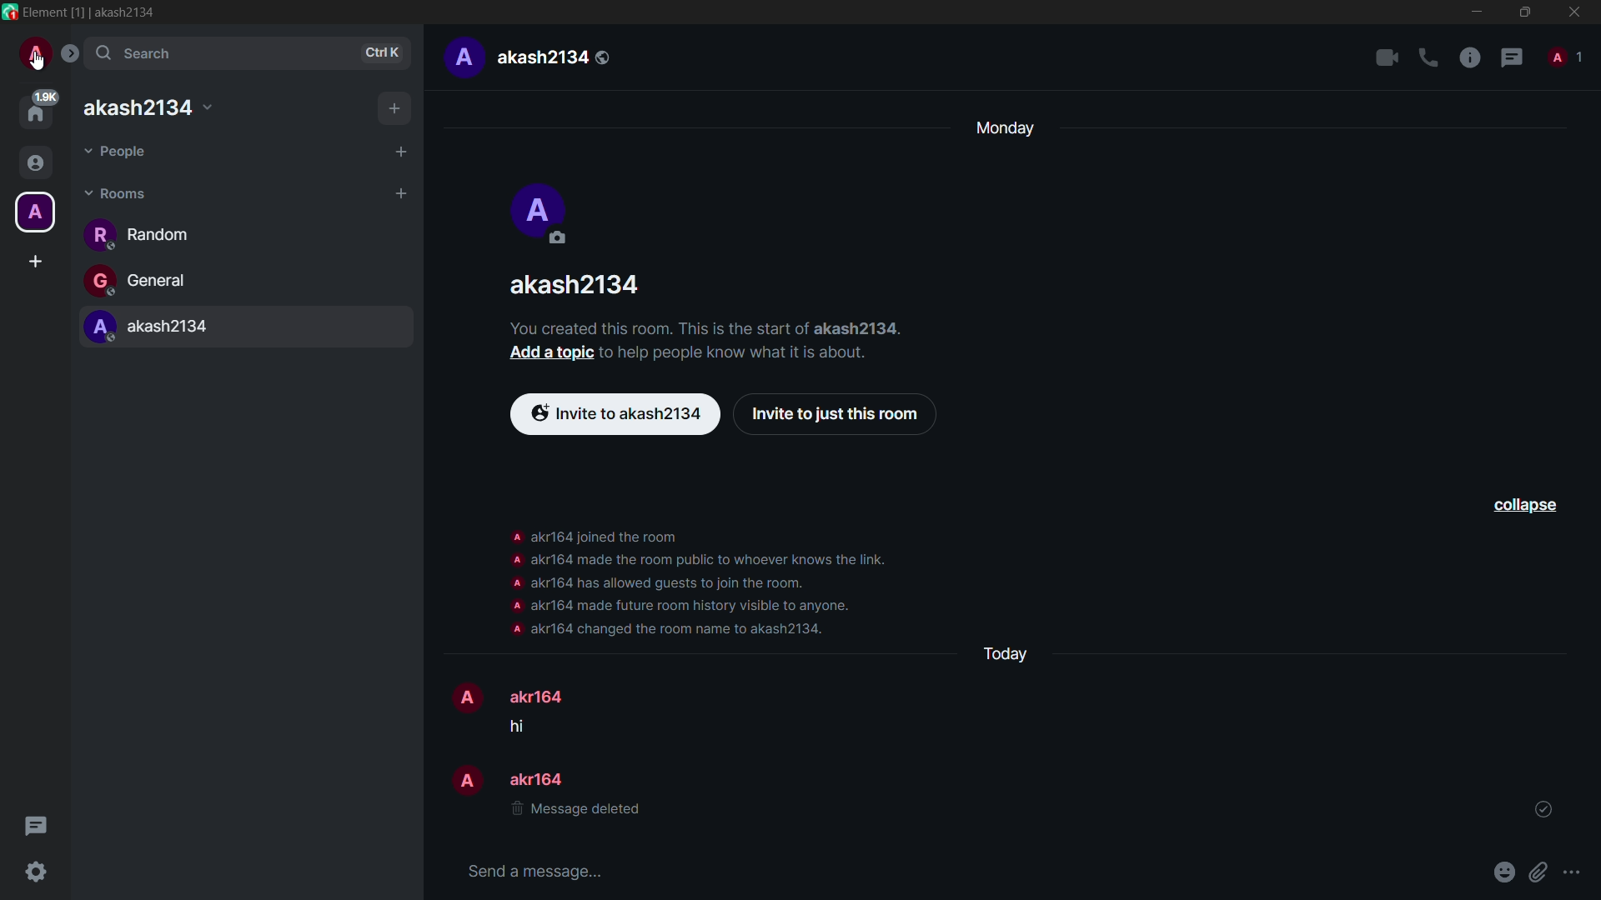 This screenshot has height=900, width=1601. I want to click on expand, so click(71, 54).